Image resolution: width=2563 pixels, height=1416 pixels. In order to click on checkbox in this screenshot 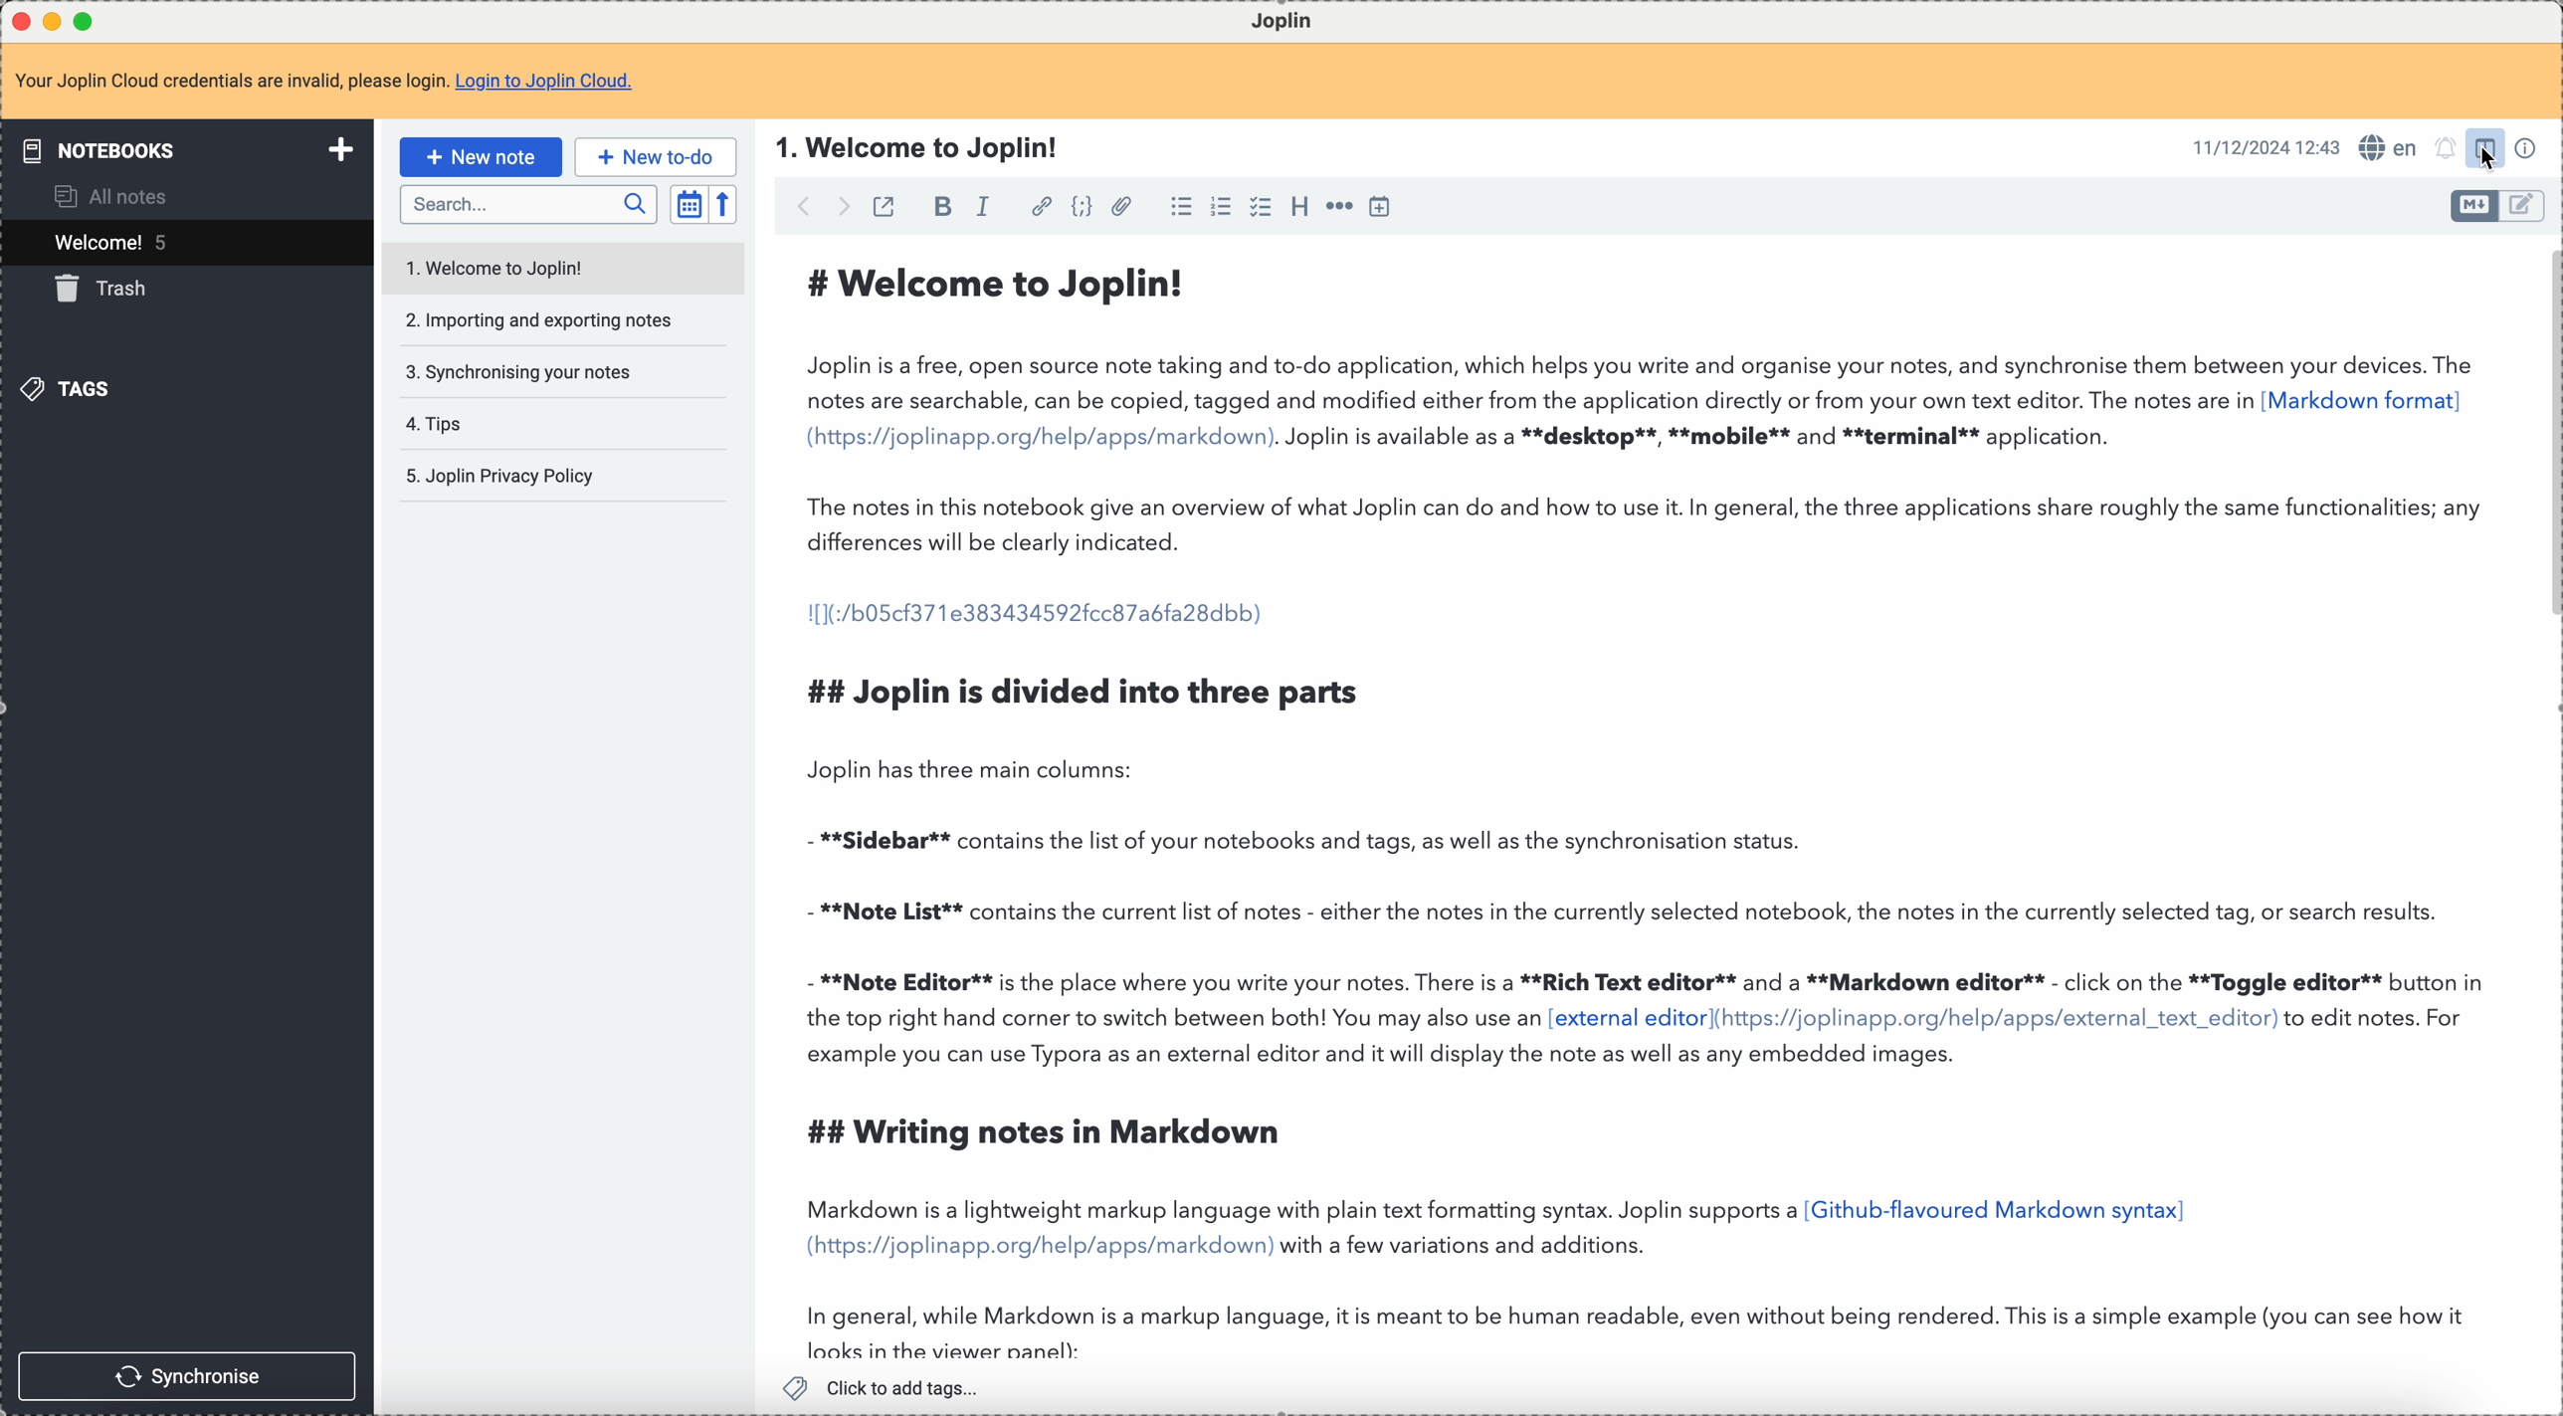, I will do `click(1264, 206)`.